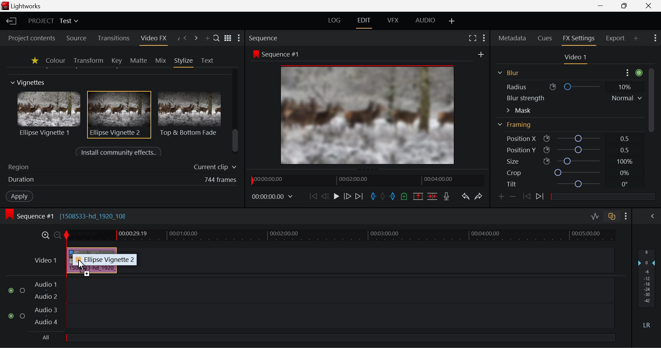 The width and height of the screenshot is (661, 348). Describe the element at coordinates (119, 167) in the screenshot. I see `Region of Effect` at that location.